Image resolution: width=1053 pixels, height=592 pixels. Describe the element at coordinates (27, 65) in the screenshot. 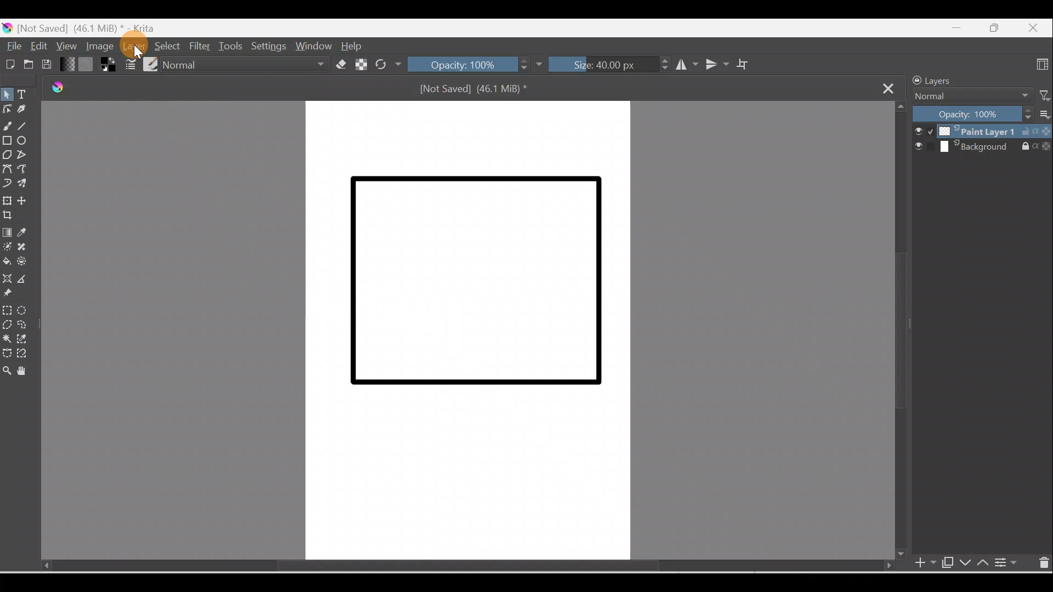

I see `Open existing document` at that location.